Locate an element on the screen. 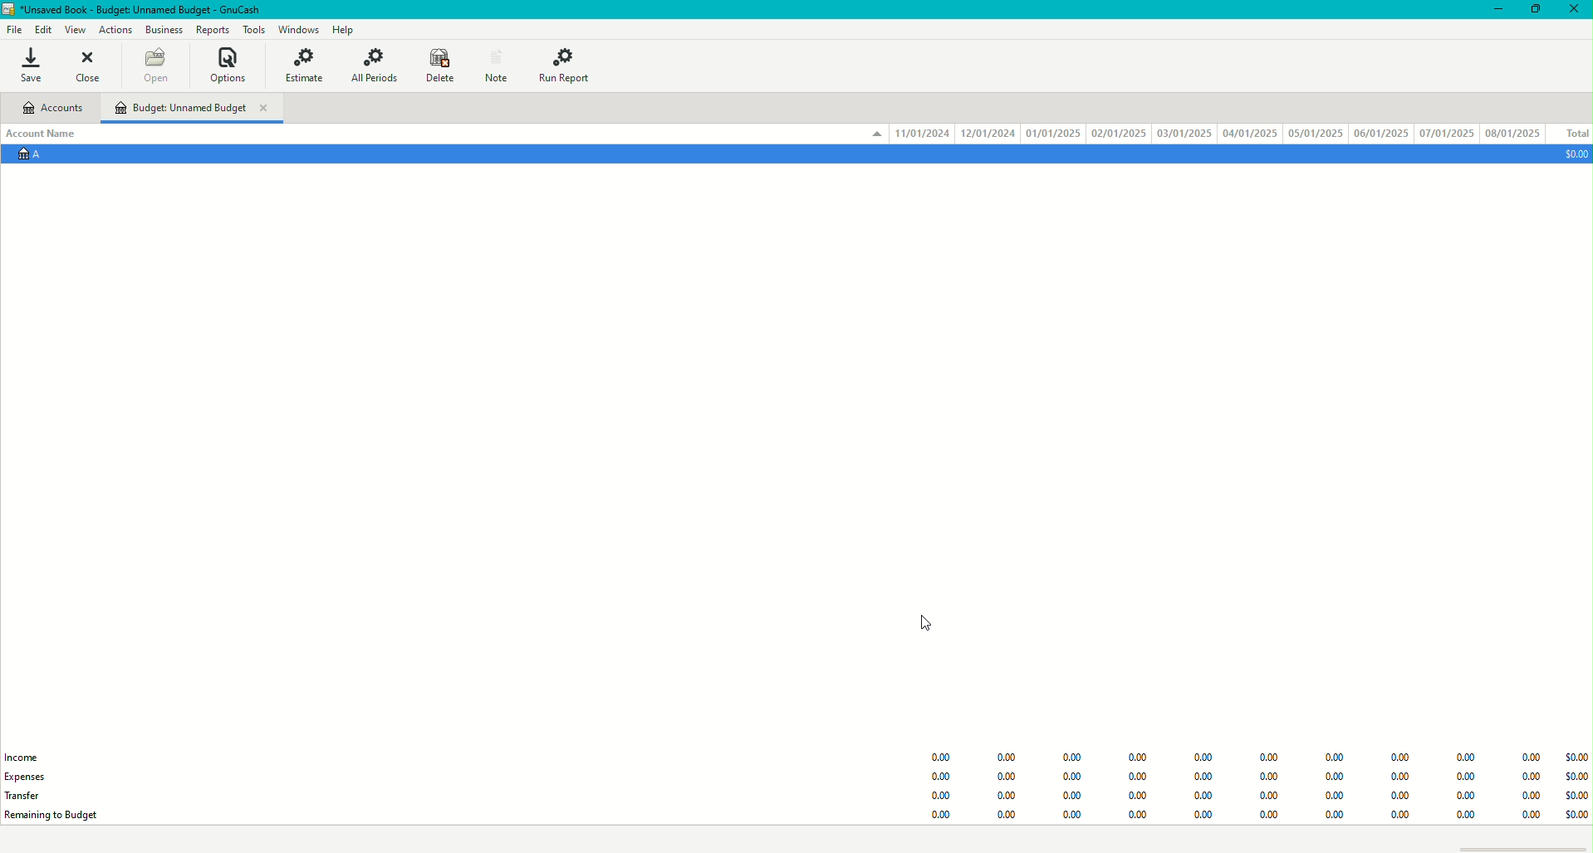 The width and height of the screenshot is (1593, 853). Unnamed Budget is located at coordinates (194, 108).